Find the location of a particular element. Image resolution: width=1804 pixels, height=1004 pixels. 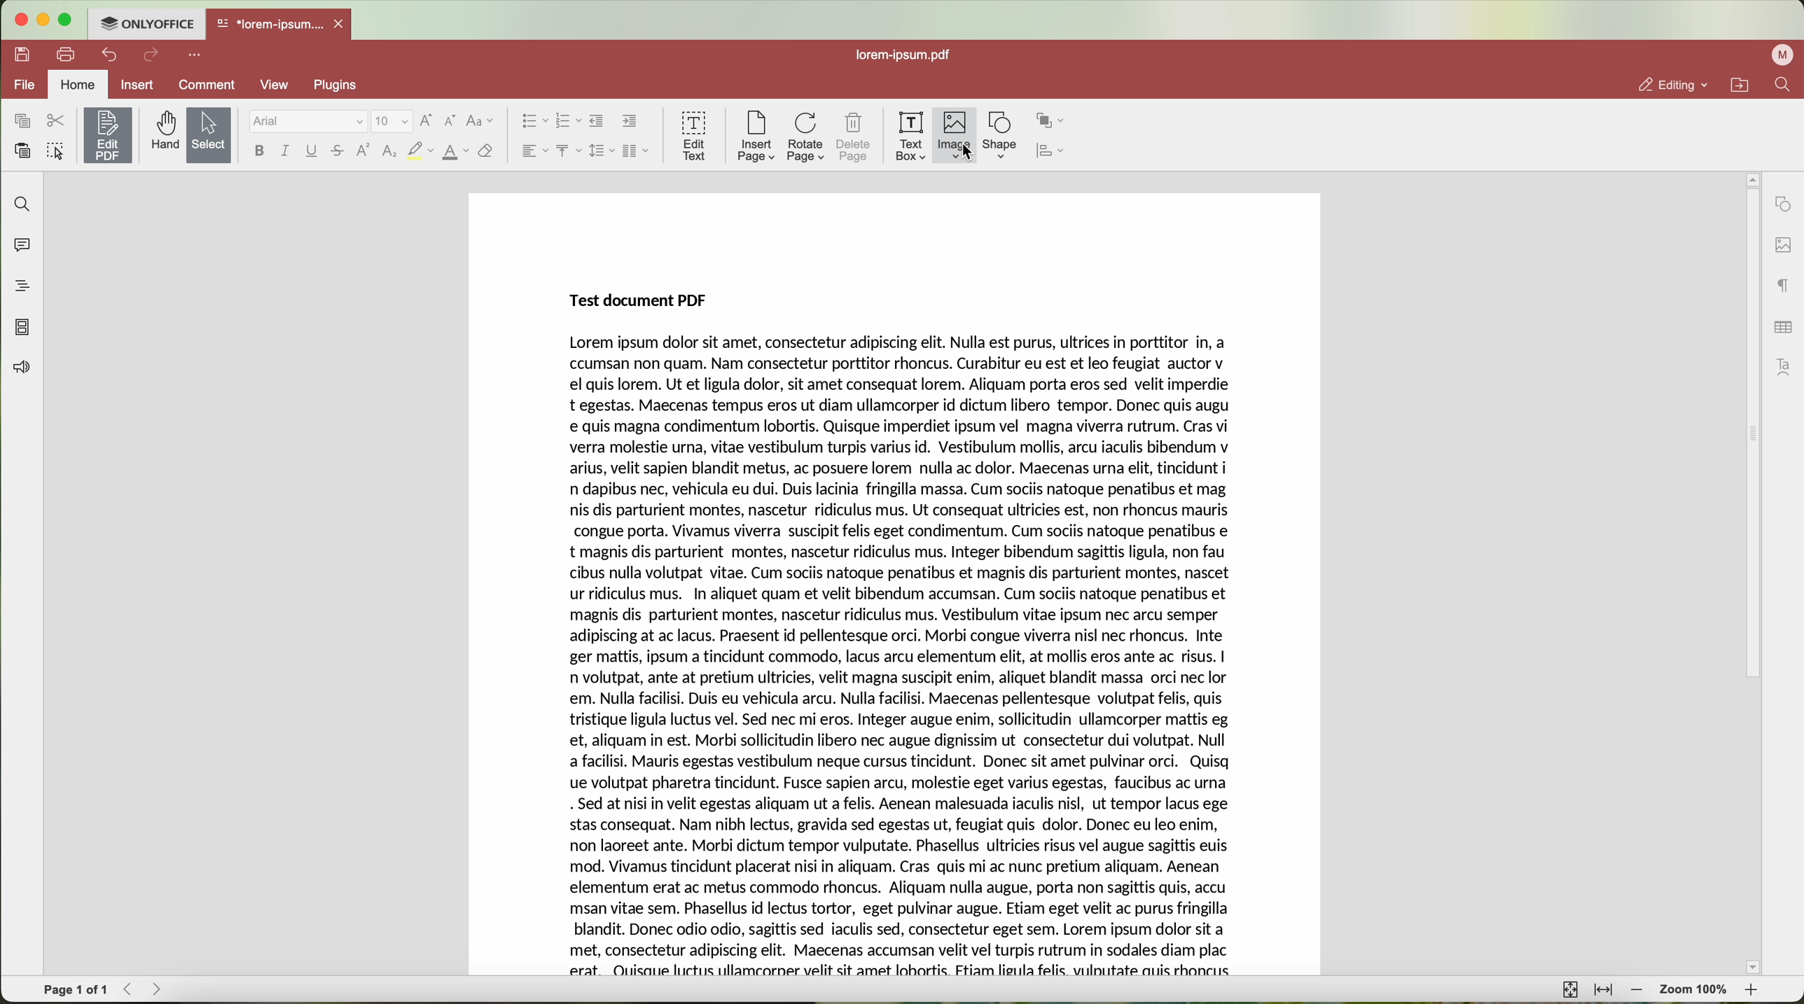

increment font size is located at coordinates (426, 120).